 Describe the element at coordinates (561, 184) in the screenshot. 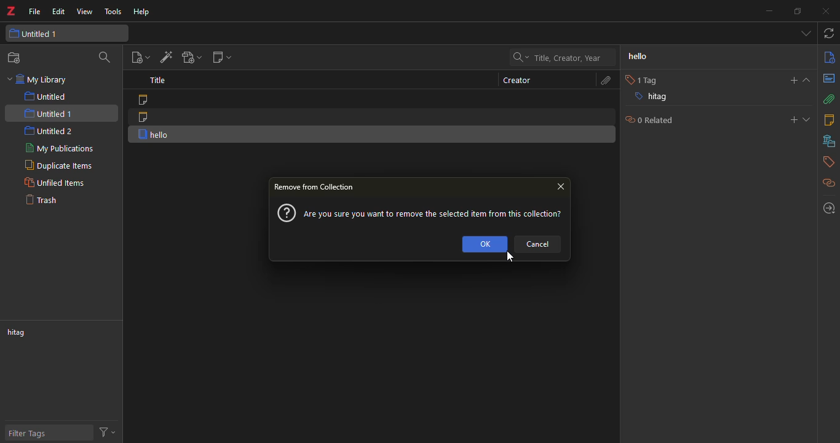

I see `close` at that location.